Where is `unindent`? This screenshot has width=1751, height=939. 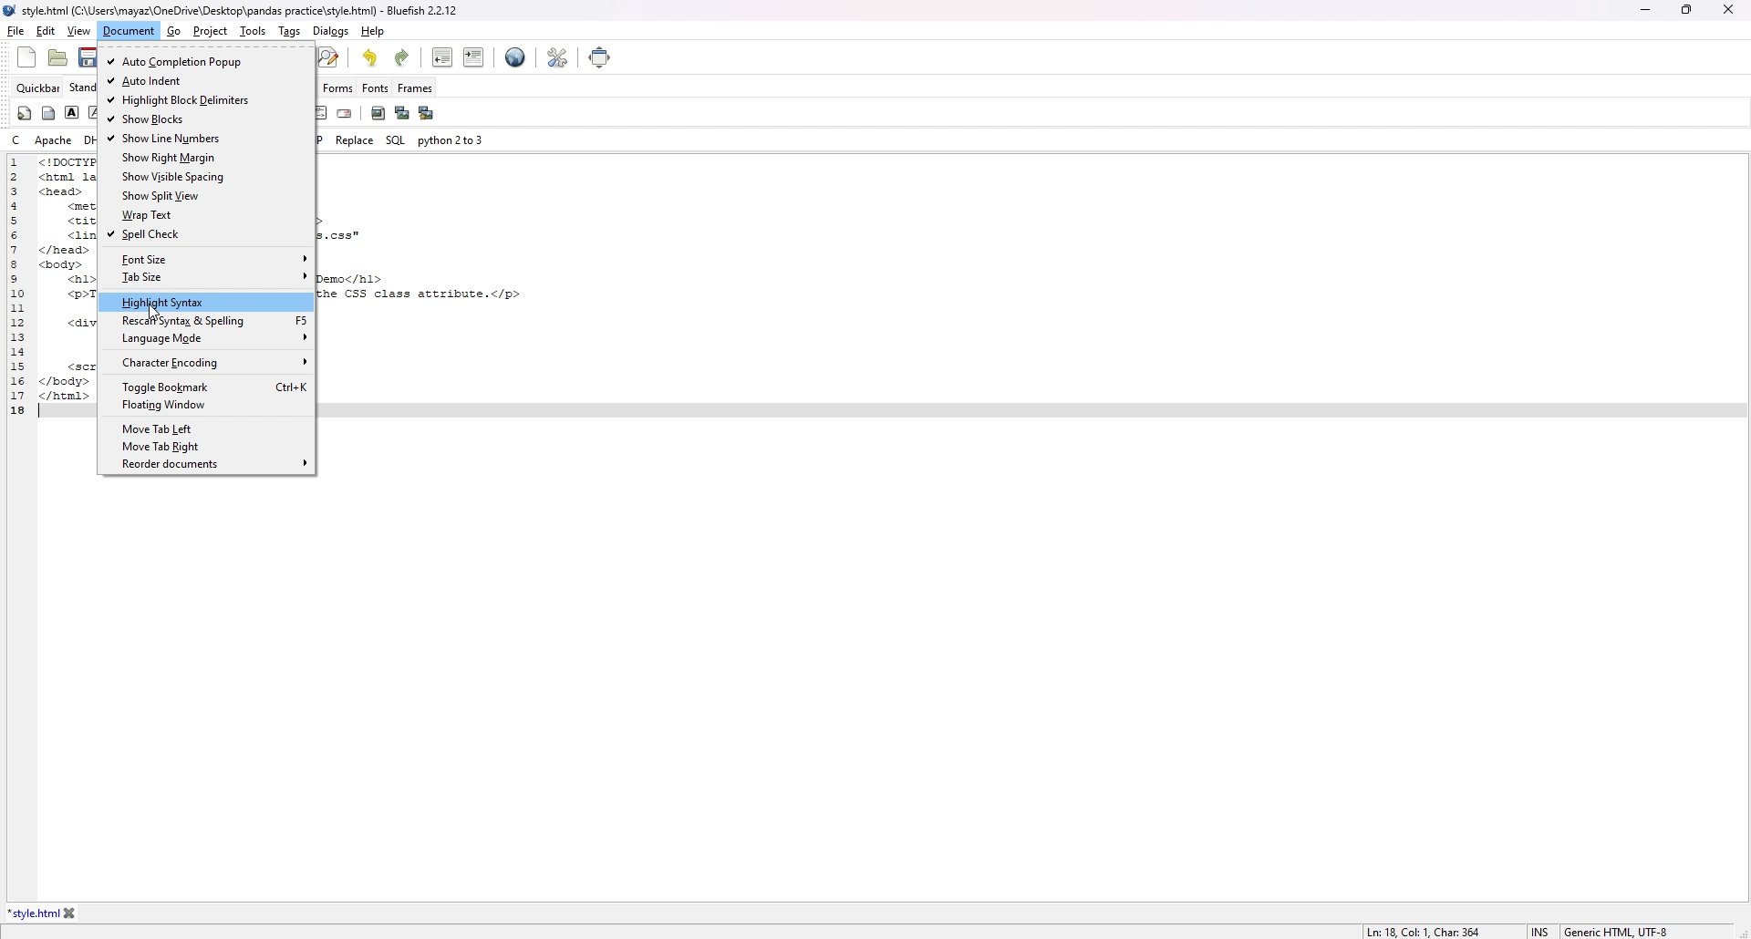
unindent is located at coordinates (443, 57).